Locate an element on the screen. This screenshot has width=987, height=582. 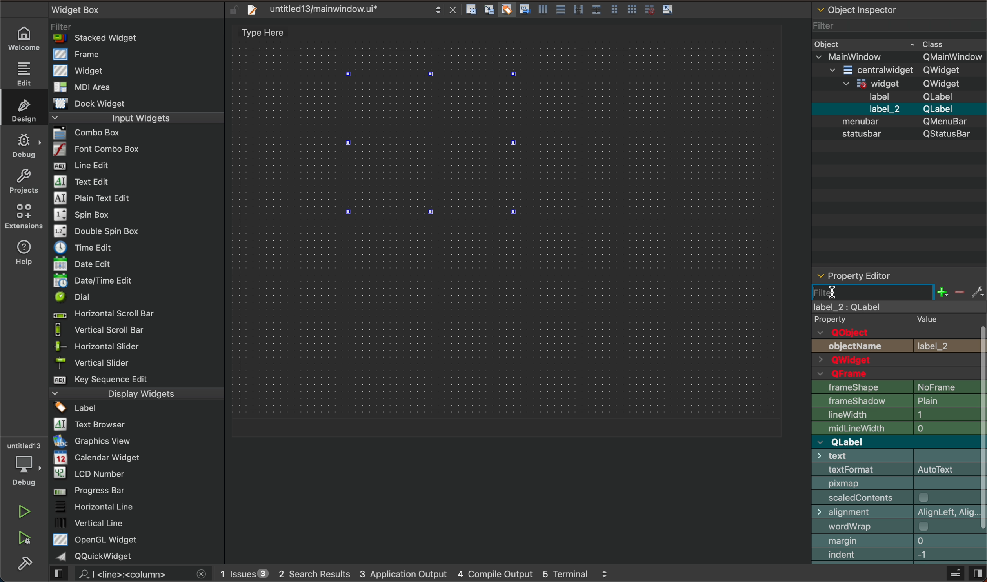
debug is located at coordinates (24, 143).